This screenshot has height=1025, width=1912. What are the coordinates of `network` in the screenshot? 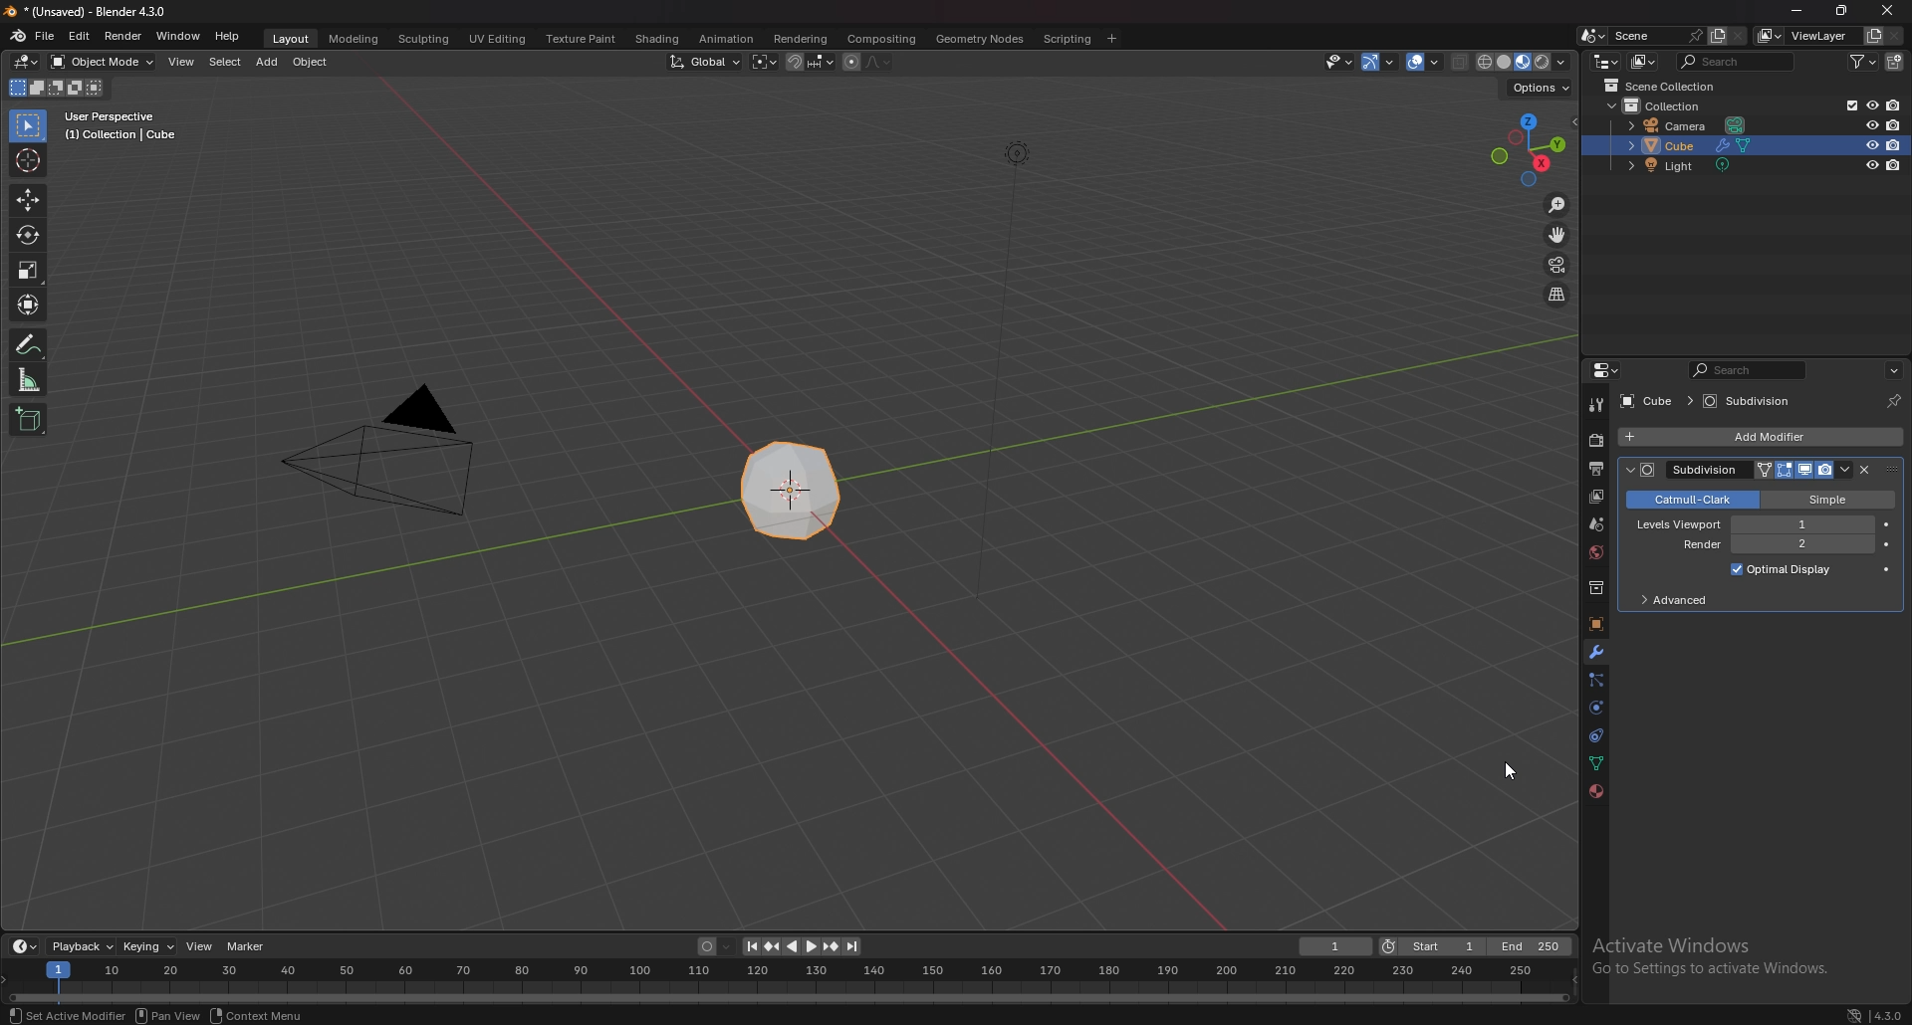 It's located at (1851, 1011).